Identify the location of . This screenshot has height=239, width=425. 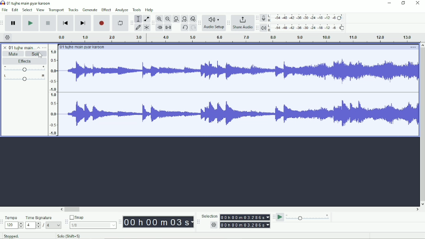
(44, 225).